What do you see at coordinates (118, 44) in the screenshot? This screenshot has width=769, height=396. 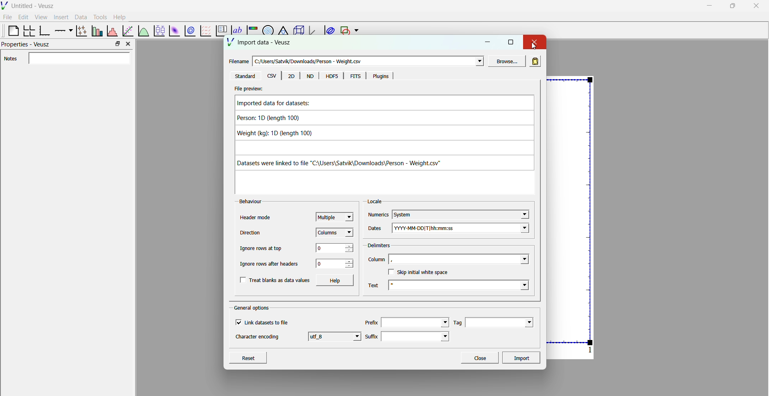 I see `maximize property bar` at bounding box center [118, 44].